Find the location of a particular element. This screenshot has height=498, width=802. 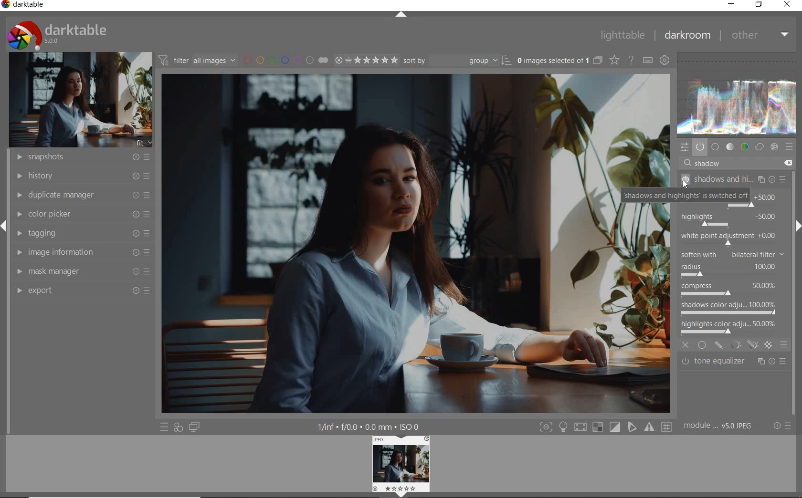

mask manager is located at coordinates (83, 272).